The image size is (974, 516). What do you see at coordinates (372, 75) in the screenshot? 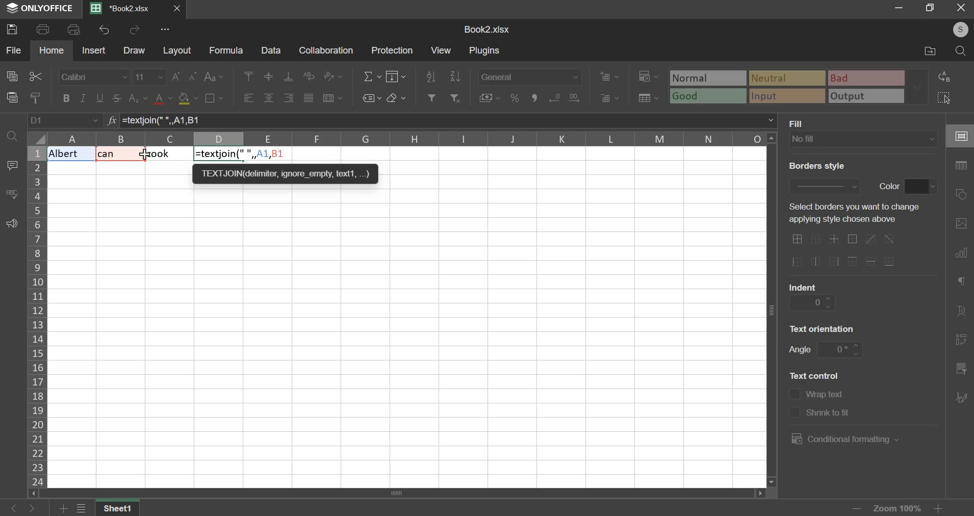
I see `sum` at bounding box center [372, 75].